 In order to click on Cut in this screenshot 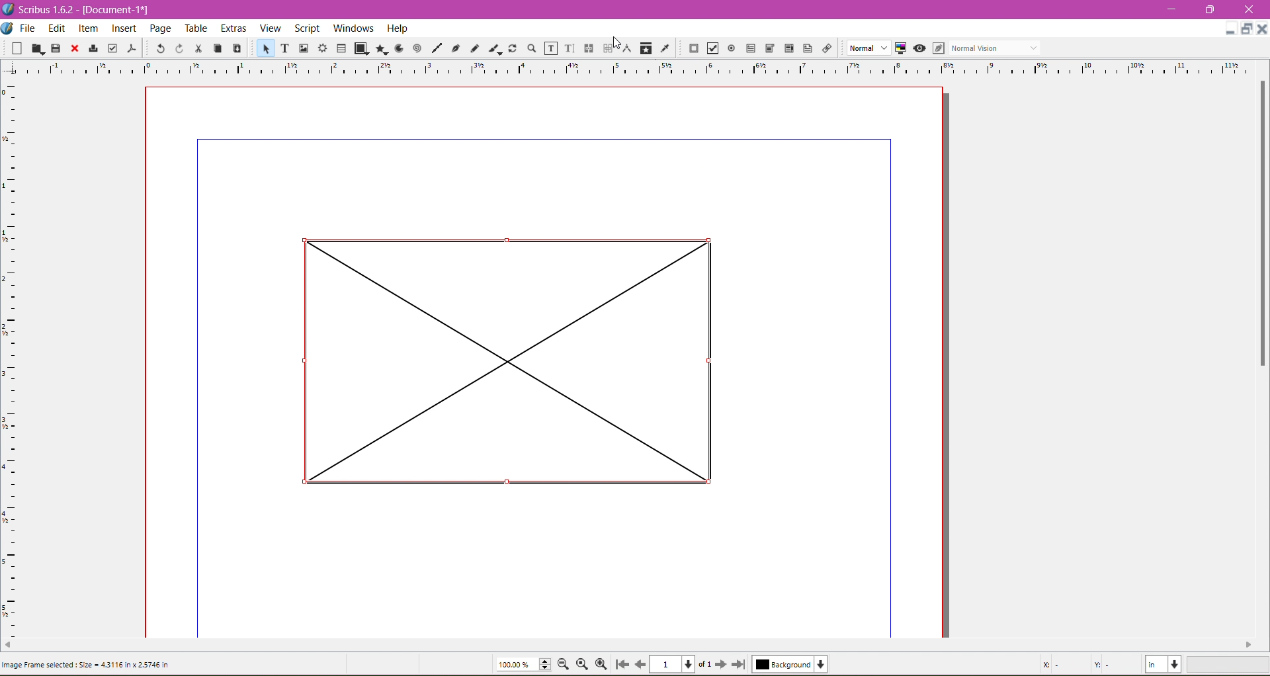, I will do `click(198, 49)`.